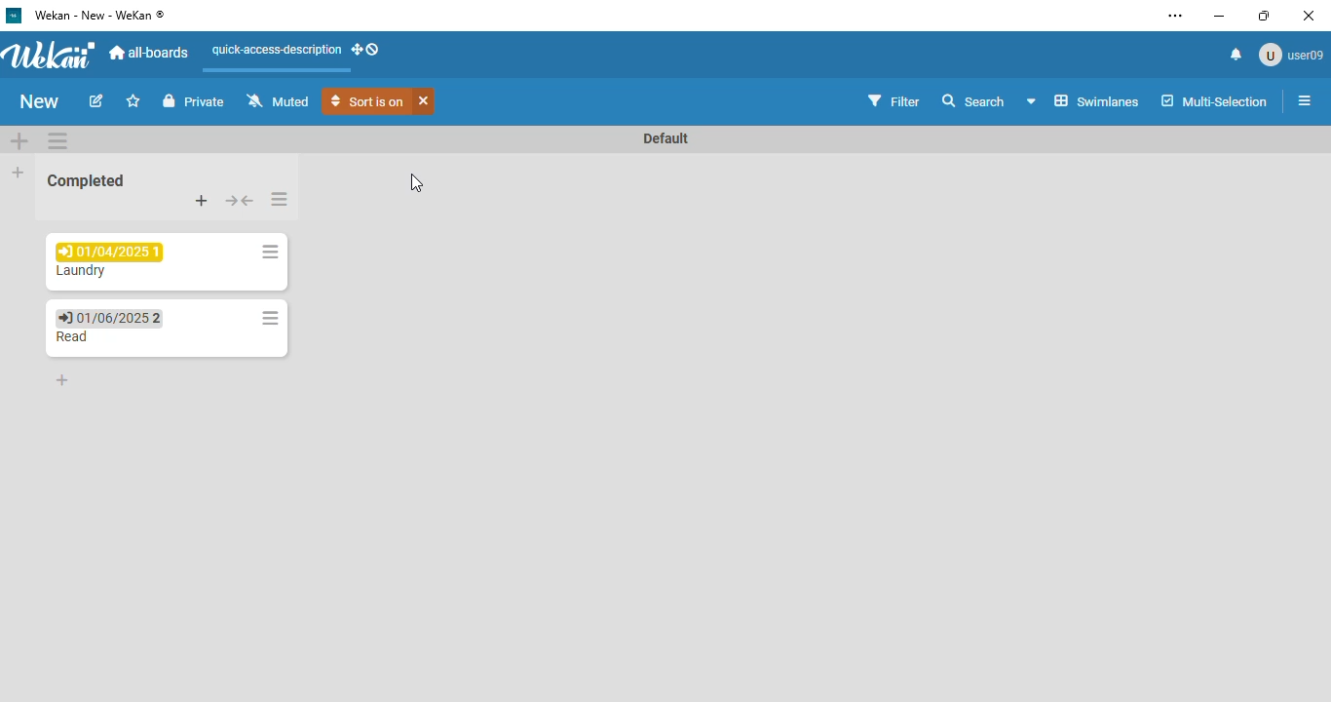 The image size is (1331, 702). Describe the element at coordinates (99, 101) in the screenshot. I see `Edit` at that location.